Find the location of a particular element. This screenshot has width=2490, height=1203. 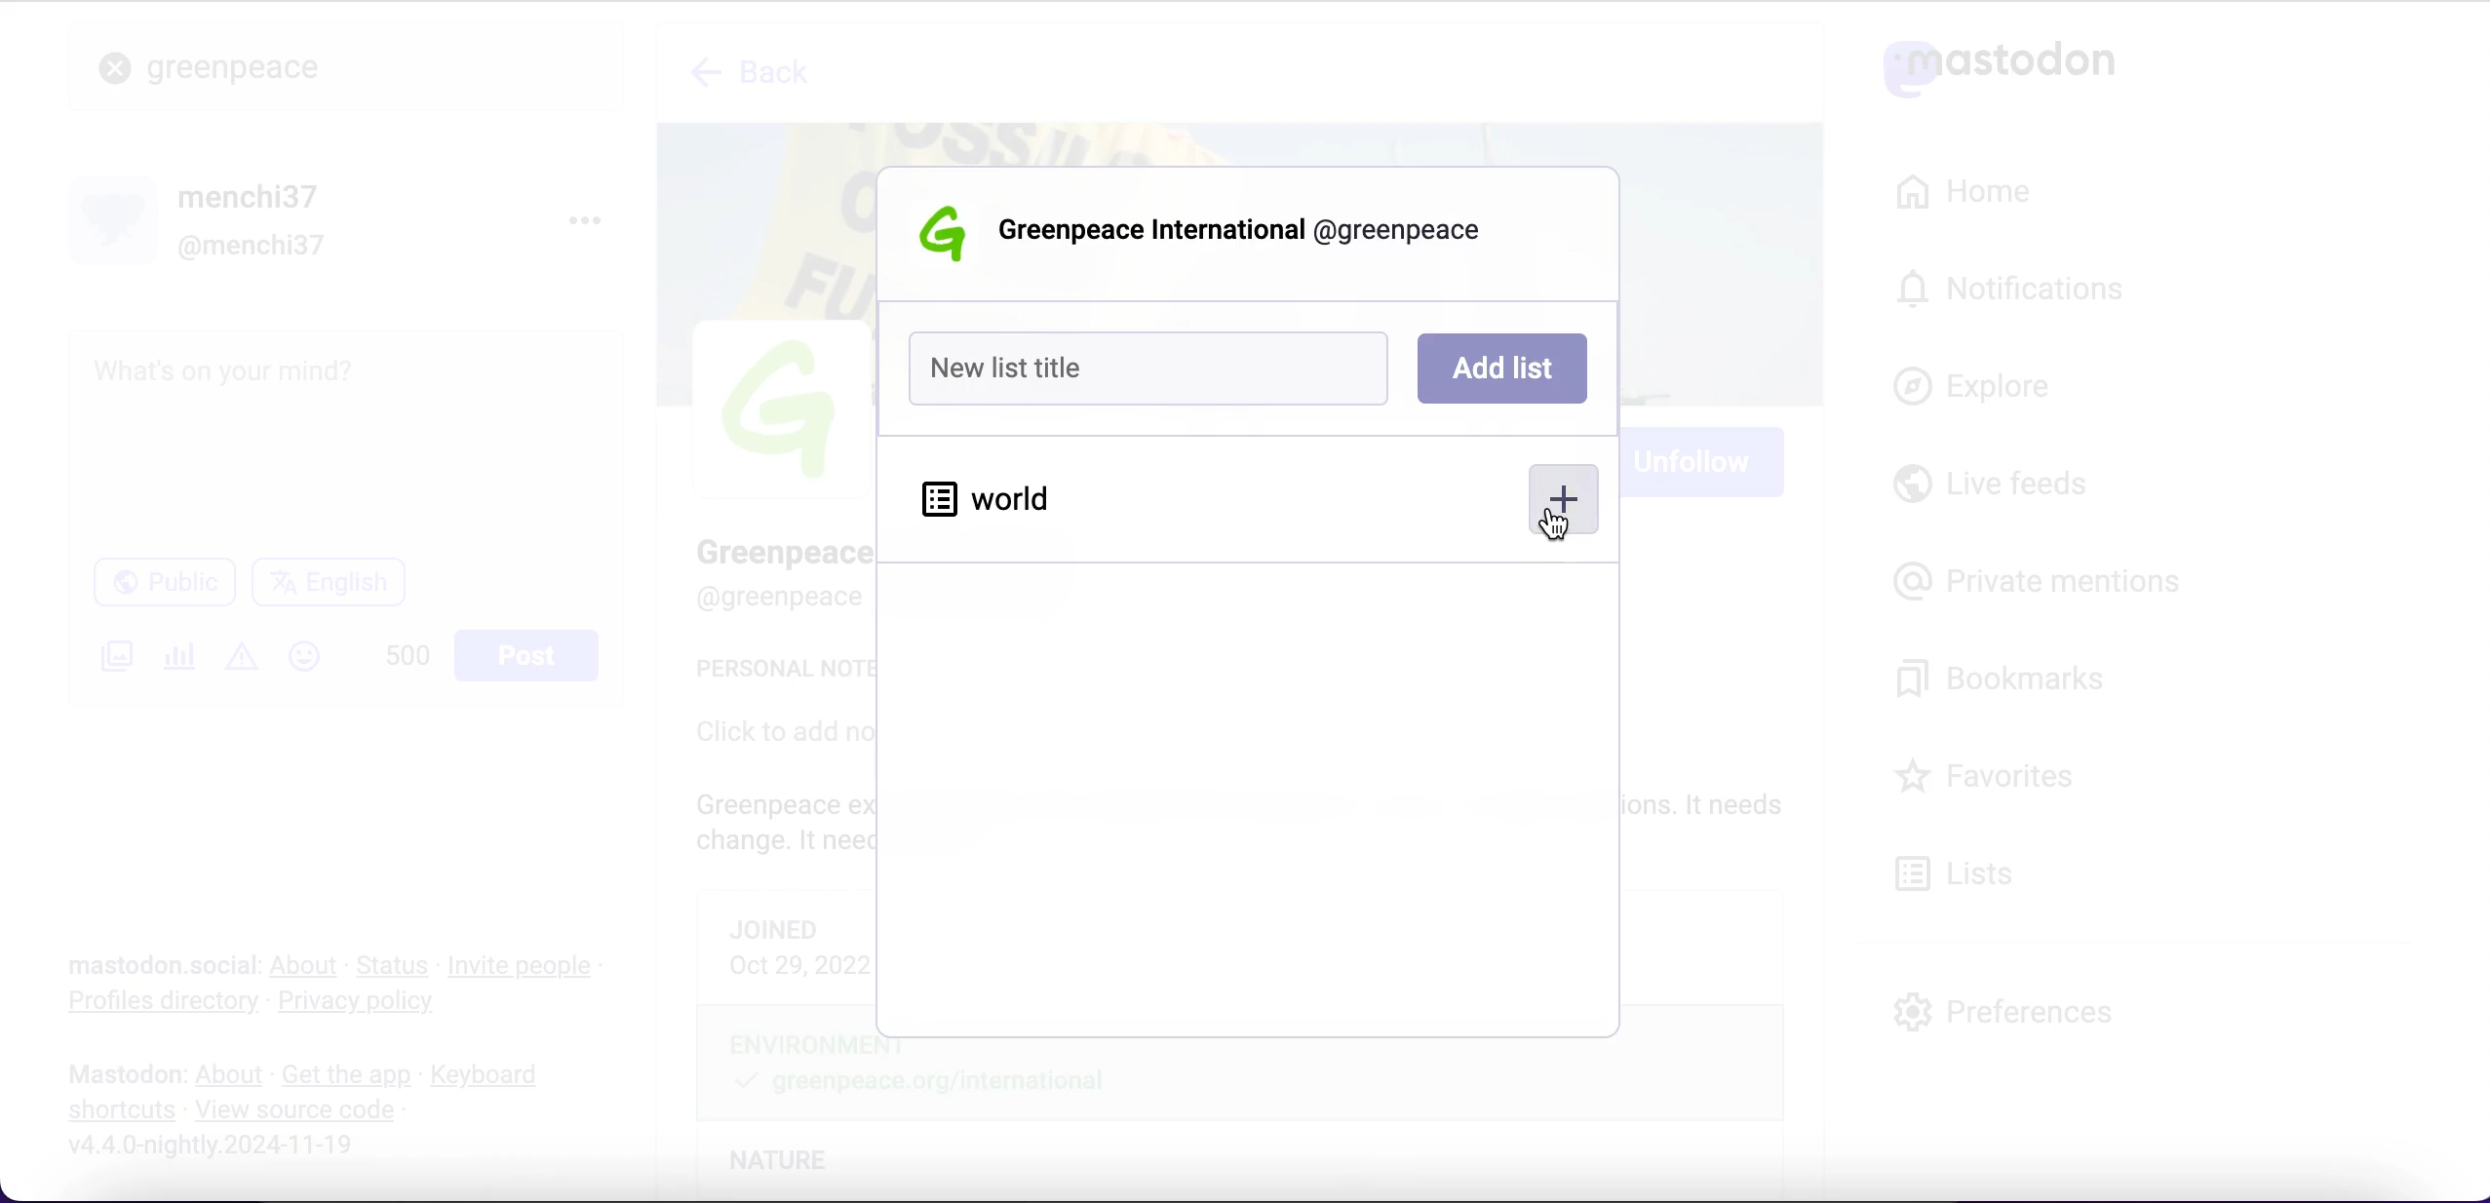

mastodon social is located at coordinates (136, 966).